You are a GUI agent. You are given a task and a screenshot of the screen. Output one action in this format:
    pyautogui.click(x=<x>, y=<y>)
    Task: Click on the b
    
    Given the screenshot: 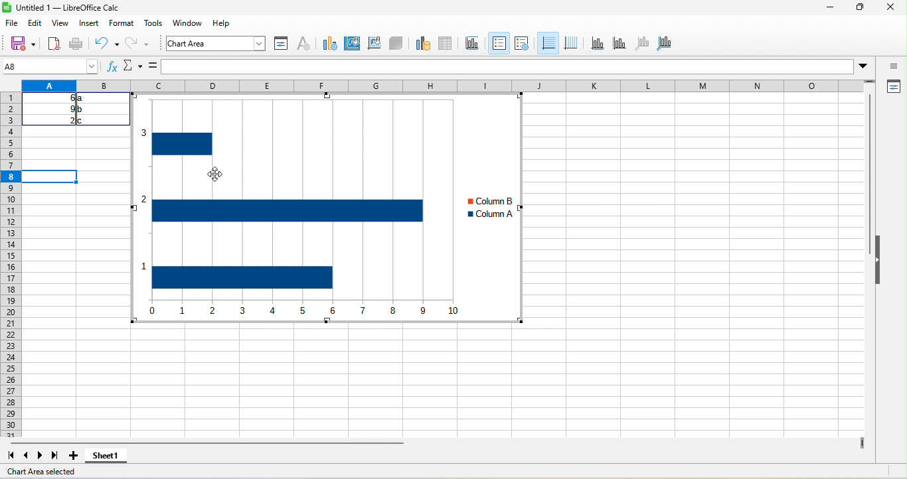 What is the action you would take?
    pyautogui.click(x=82, y=110)
    